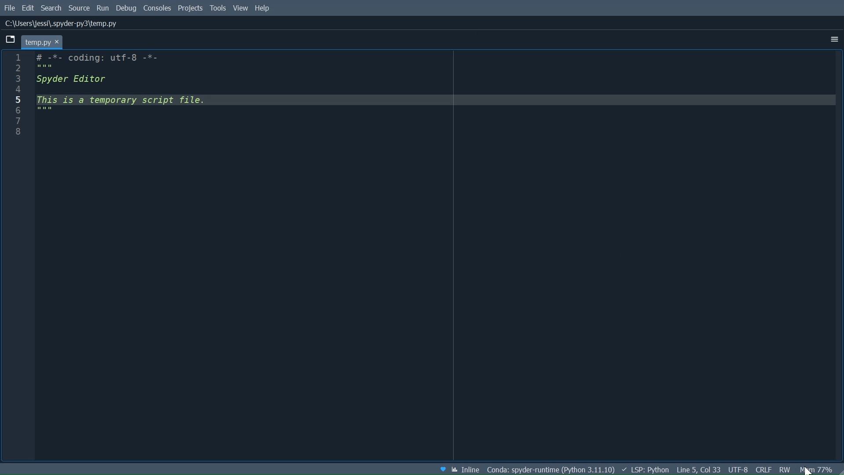 This screenshot has width=844, height=475. I want to click on More Options, so click(834, 39).